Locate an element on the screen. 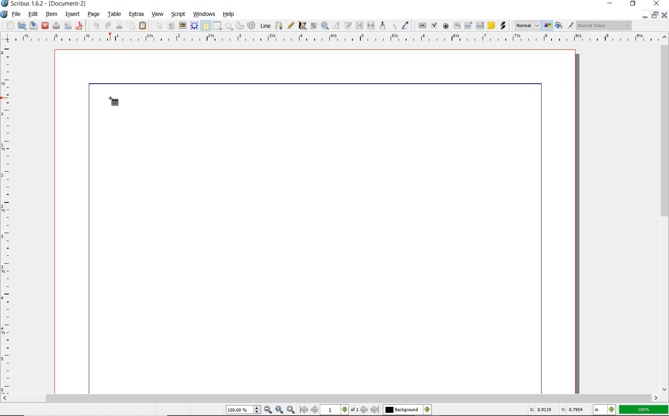 Image resolution: width=669 pixels, height=416 pixels. render frame is located at coordinates (194, 26).